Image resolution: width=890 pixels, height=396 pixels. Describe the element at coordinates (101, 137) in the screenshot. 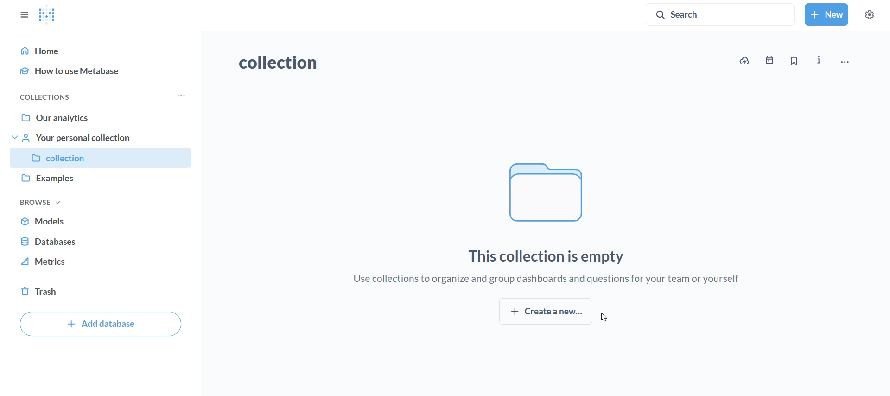

I see `your personal collection` at that location.